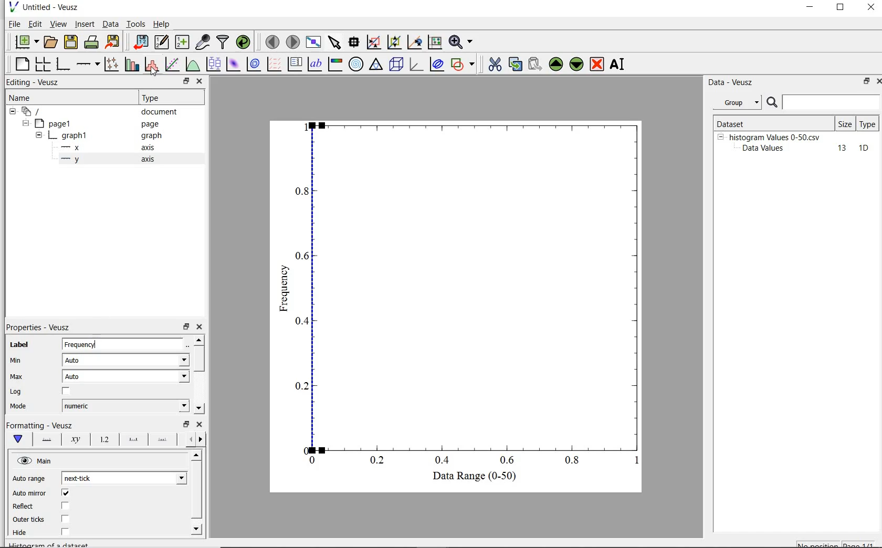 This screenshot has height=548, width=882. I want to click on hide, so click(25, 123).